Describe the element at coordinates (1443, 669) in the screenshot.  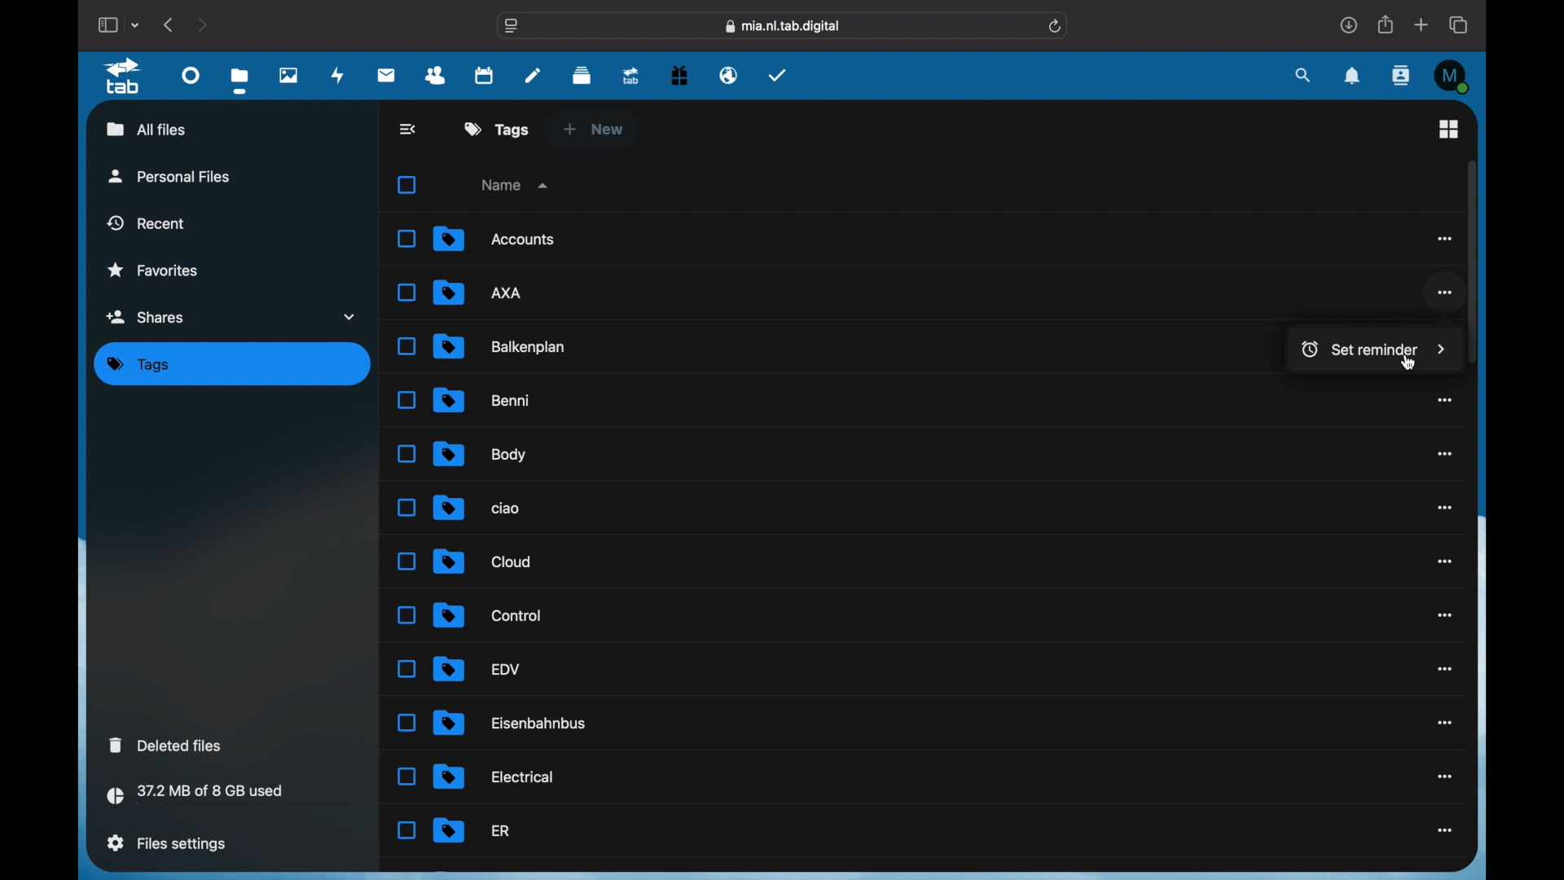
I see `more options` at that location.